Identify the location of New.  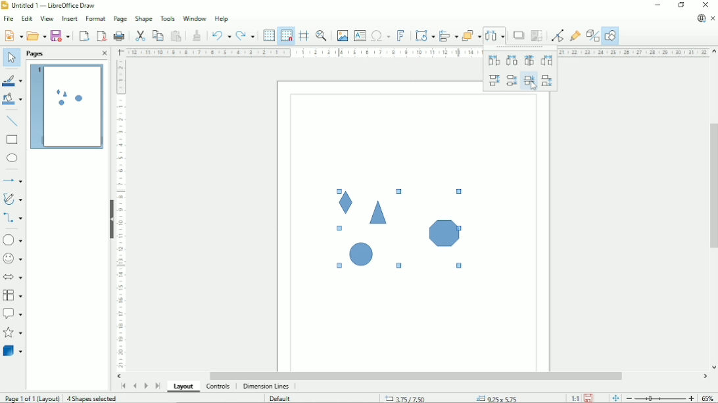
(13, 35).